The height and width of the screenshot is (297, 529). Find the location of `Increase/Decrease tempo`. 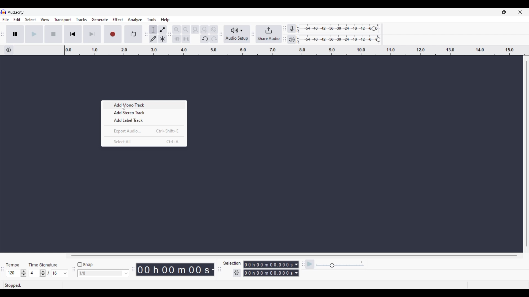

Increase/Decrease tempo is located at coordinates (24, 273).